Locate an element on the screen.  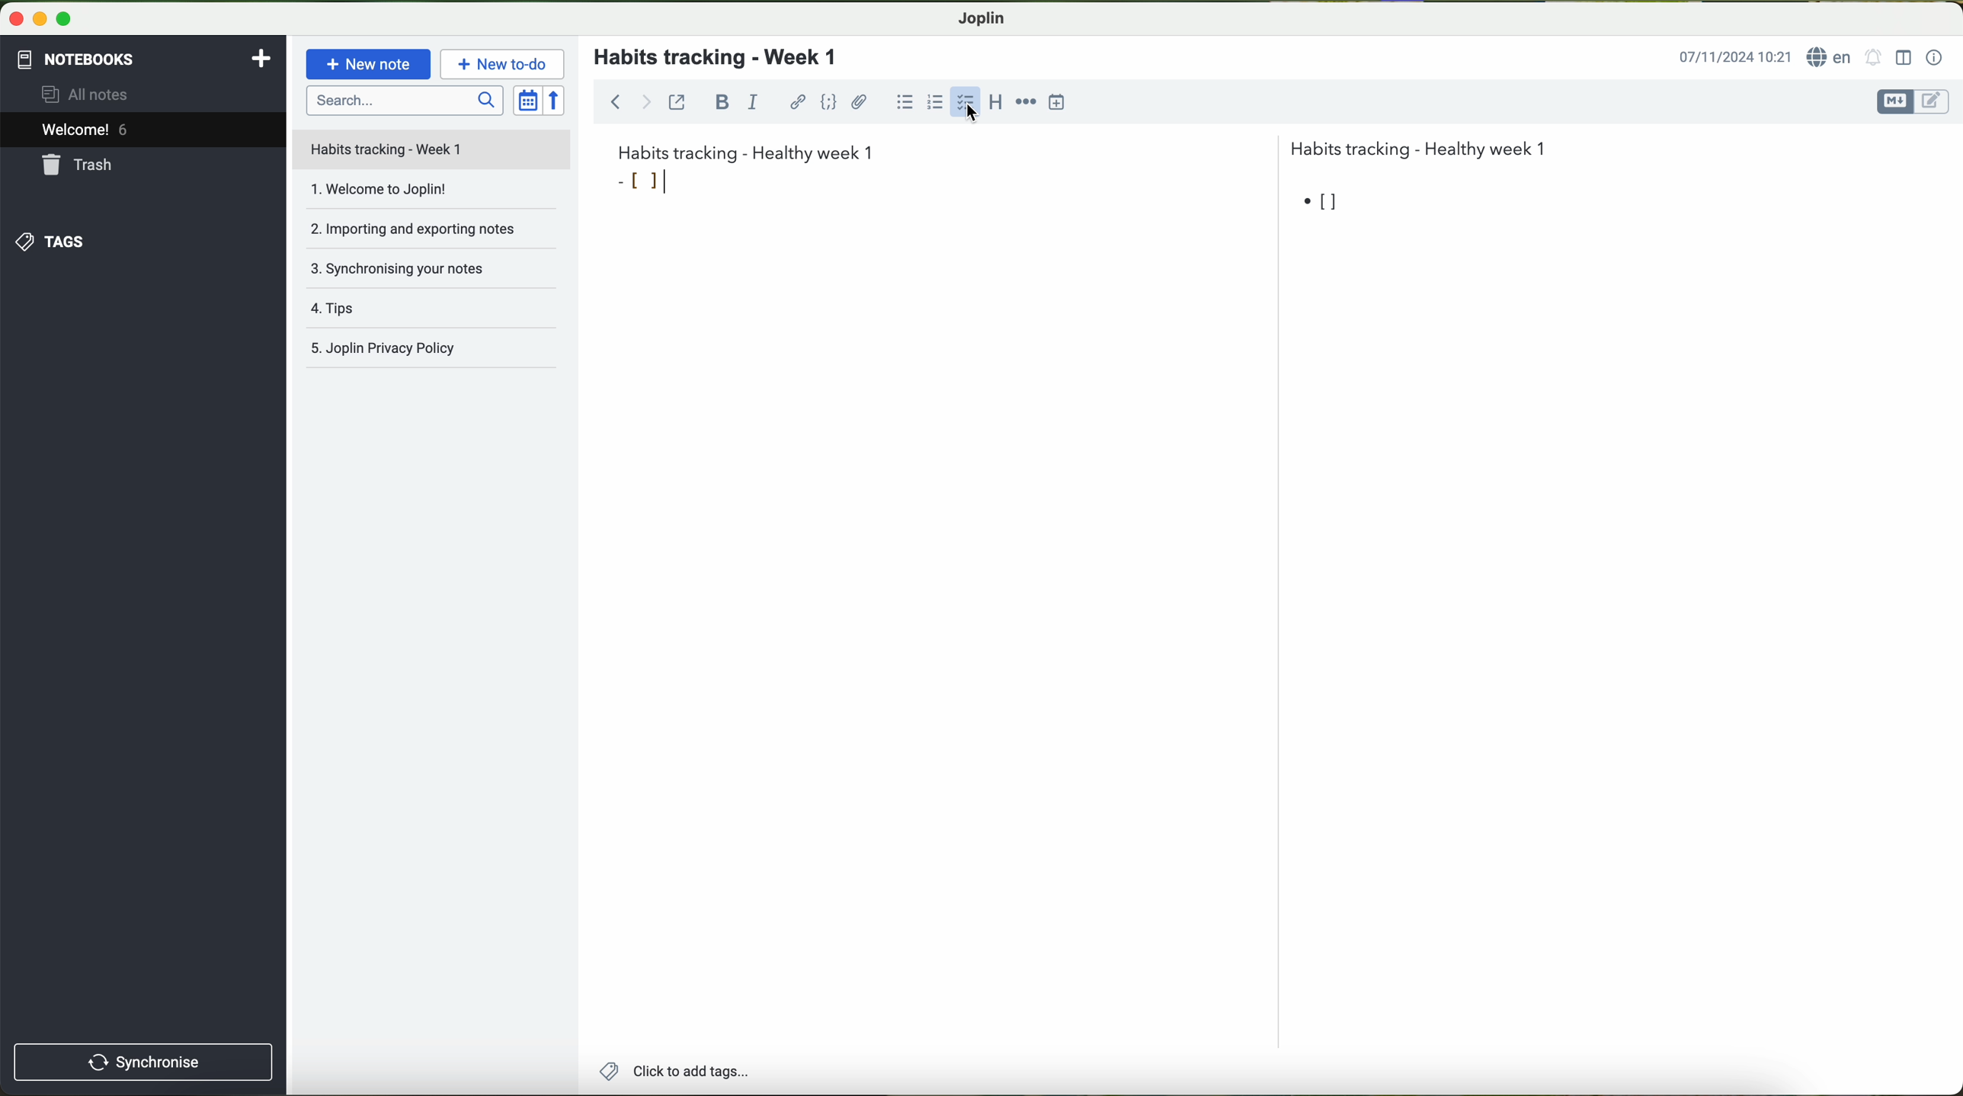
search bar is located at coordinates (403, 100).